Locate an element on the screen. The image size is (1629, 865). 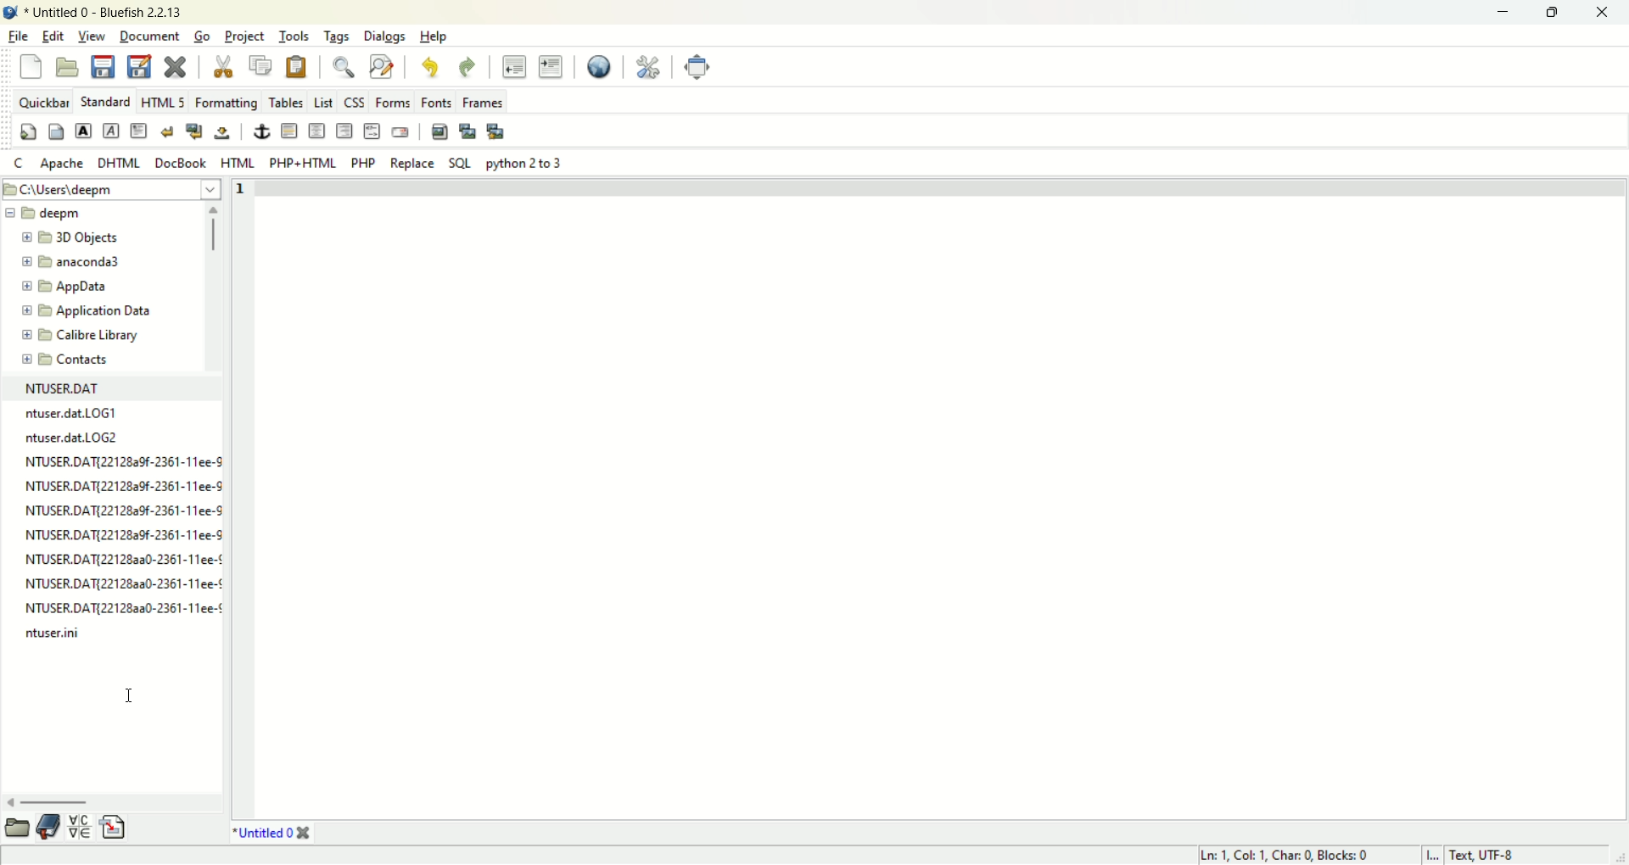
css is located at coordinates (355, 103).